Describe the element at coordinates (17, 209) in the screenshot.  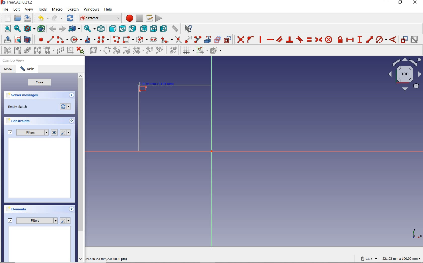
I see `elements` at that location.